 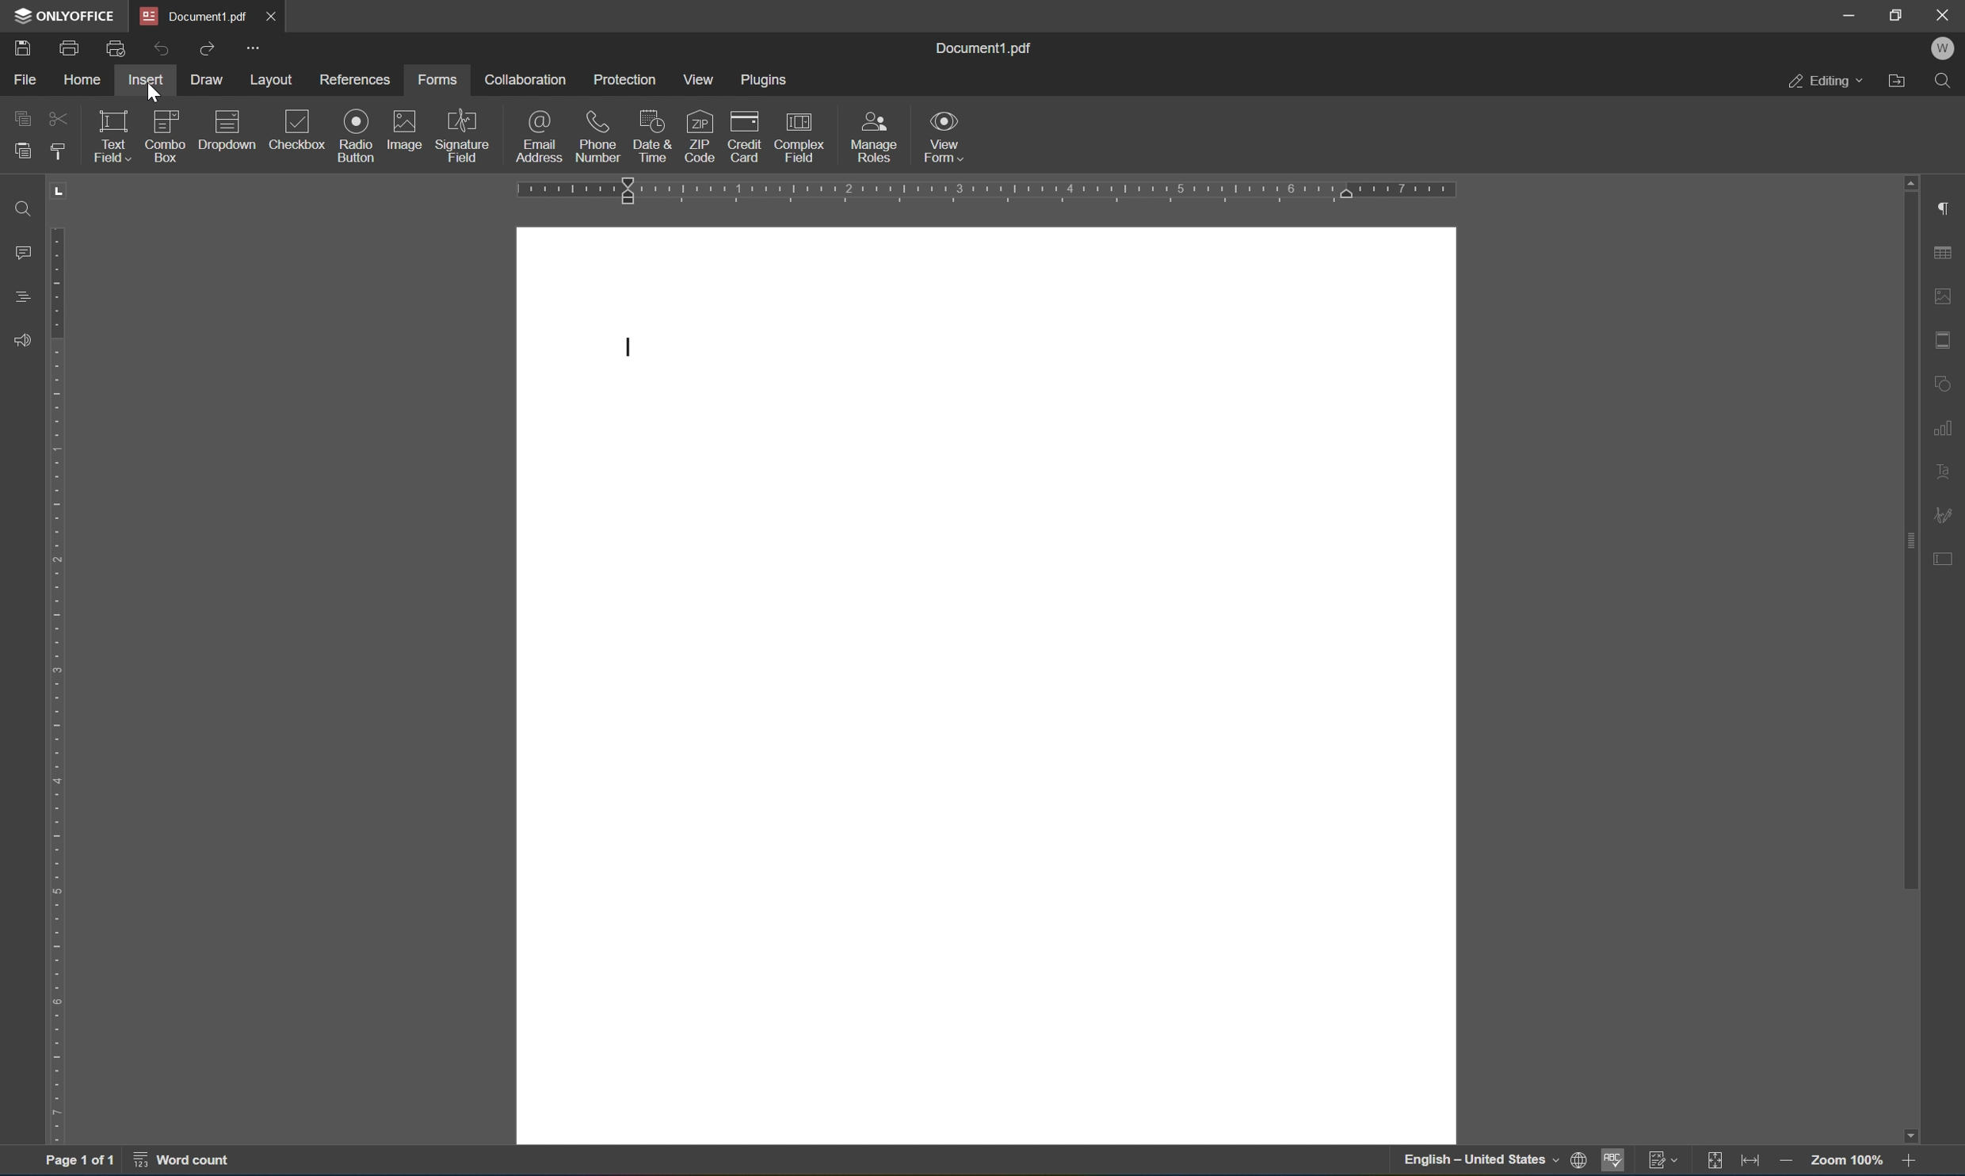 I want to click on manage roles, so click(x=872, y=138).